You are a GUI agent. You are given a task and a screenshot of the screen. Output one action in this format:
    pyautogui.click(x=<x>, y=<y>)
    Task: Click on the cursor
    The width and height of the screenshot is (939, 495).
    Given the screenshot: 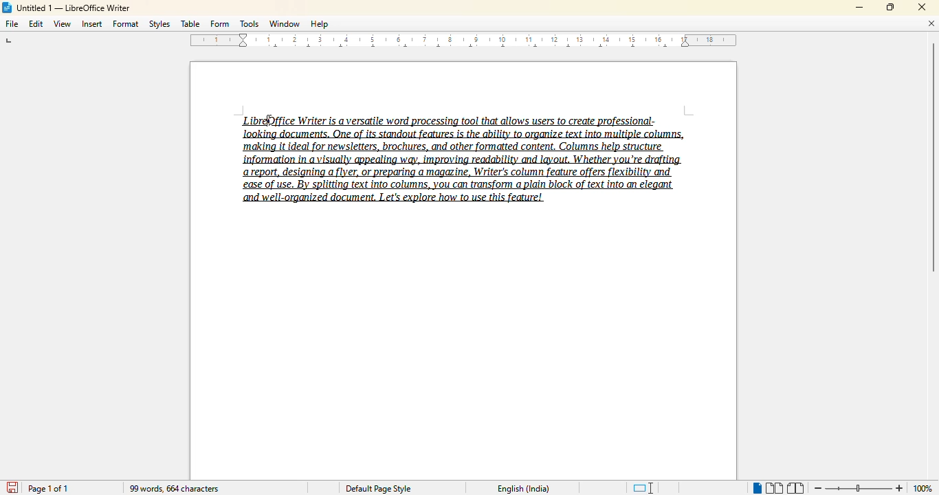 What is the action you would take?
    pyautogui.click(x=269, y=119)
    